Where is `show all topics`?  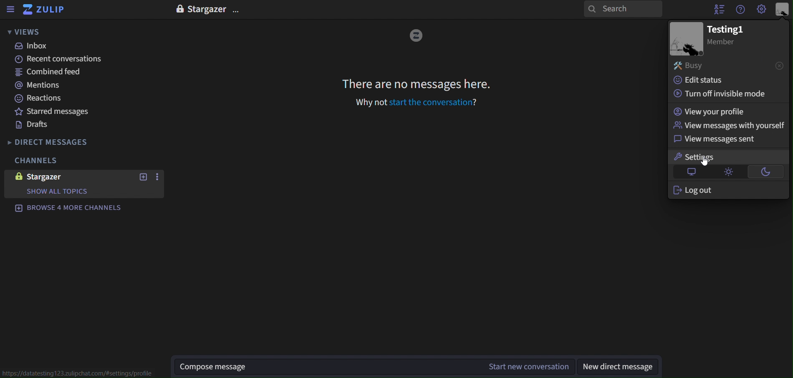
show all topics is located at coordinates (66, 191).